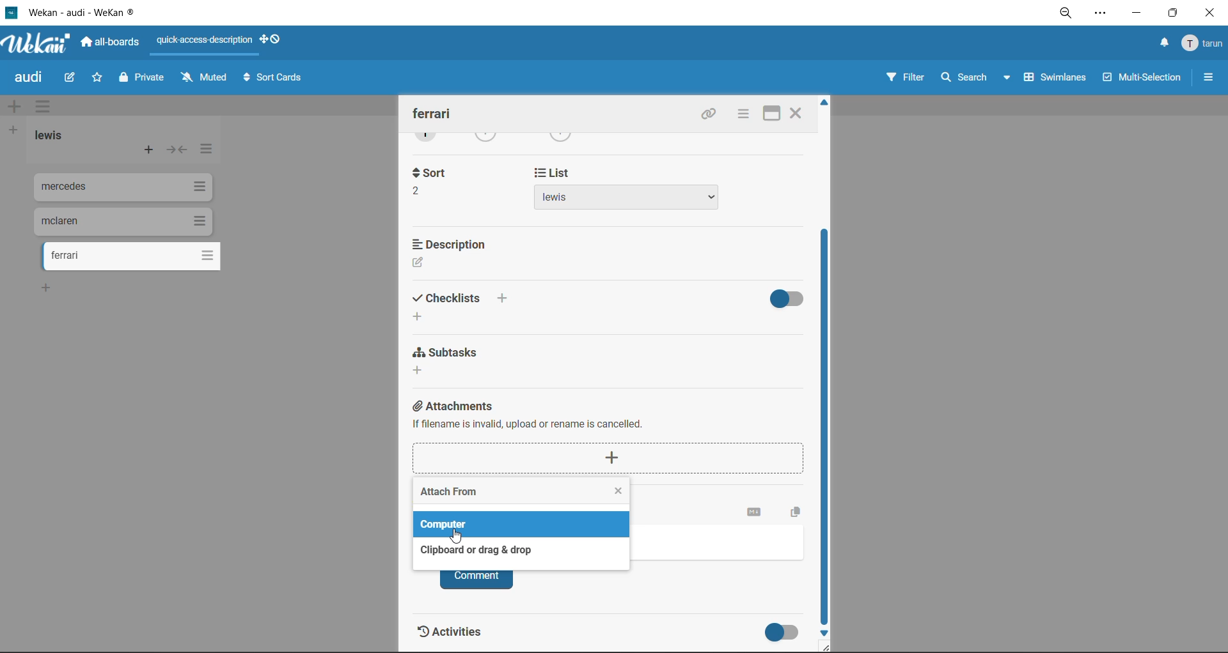 This screenshot has width=1228, height=653. Describe the element at coordinates (26, 77) in the screenshot. I see `board title` at that location.